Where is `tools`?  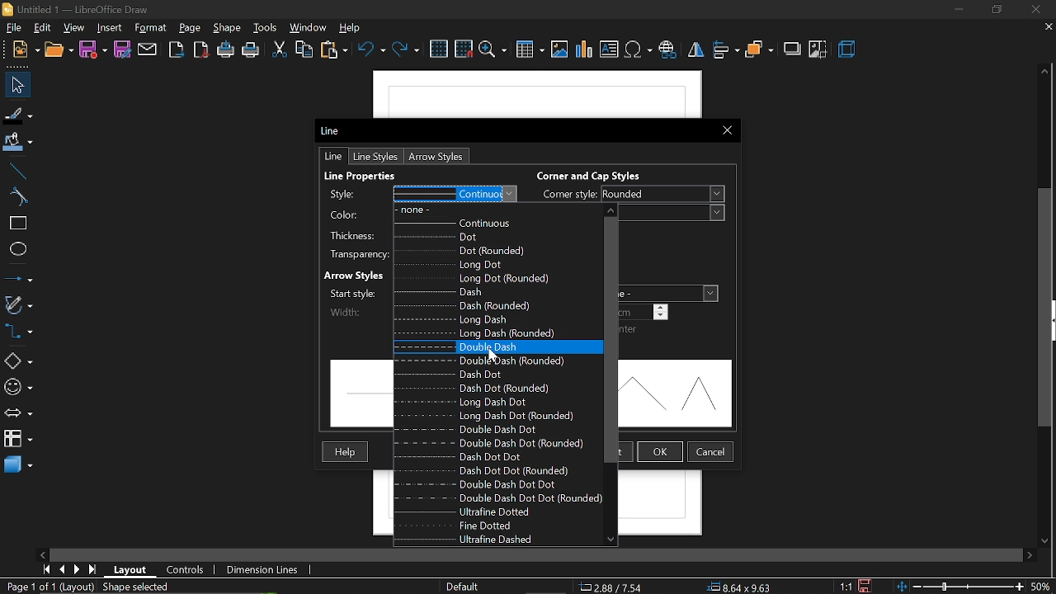
tools is located at coordinates (266, 28).